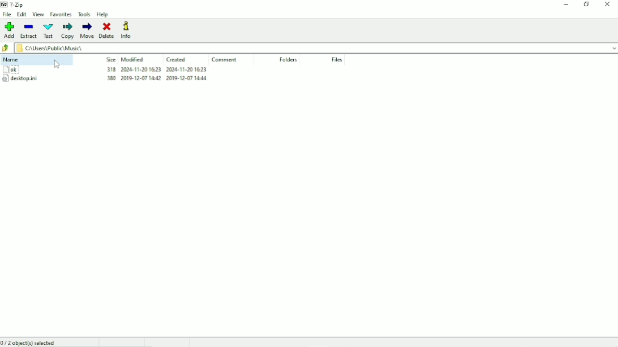 The width and height of the screenshot is (618, 347). Describe the element at coordinates (227, 60) in the screenshot. I see `Comment` at that location.